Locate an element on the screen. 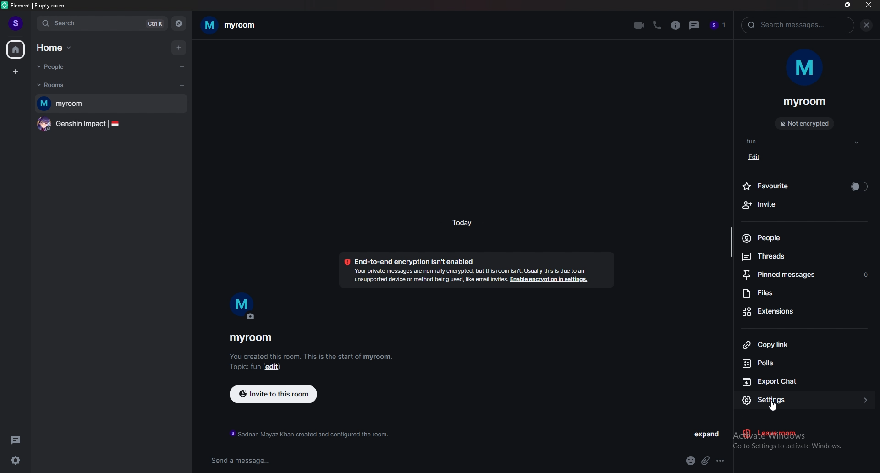  settings is located at coordinates (751, 401).